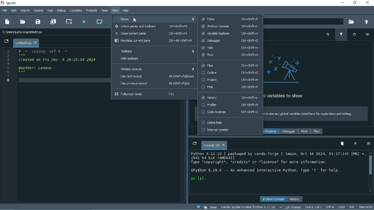  Describe the element at coordinates (366, 22) in the screenshot. I see `Change to parent directory` at that location.